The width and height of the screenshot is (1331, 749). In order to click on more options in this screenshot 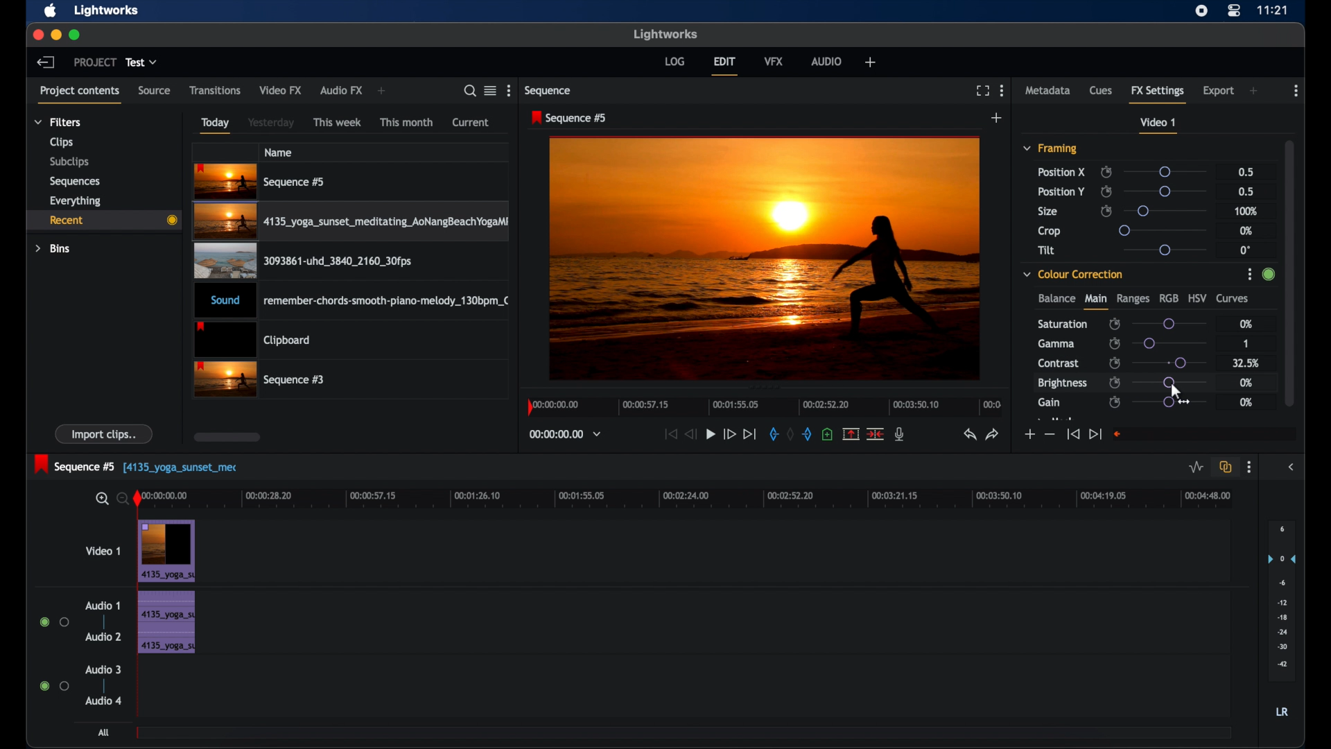, I will do `click(1249, 467)`.